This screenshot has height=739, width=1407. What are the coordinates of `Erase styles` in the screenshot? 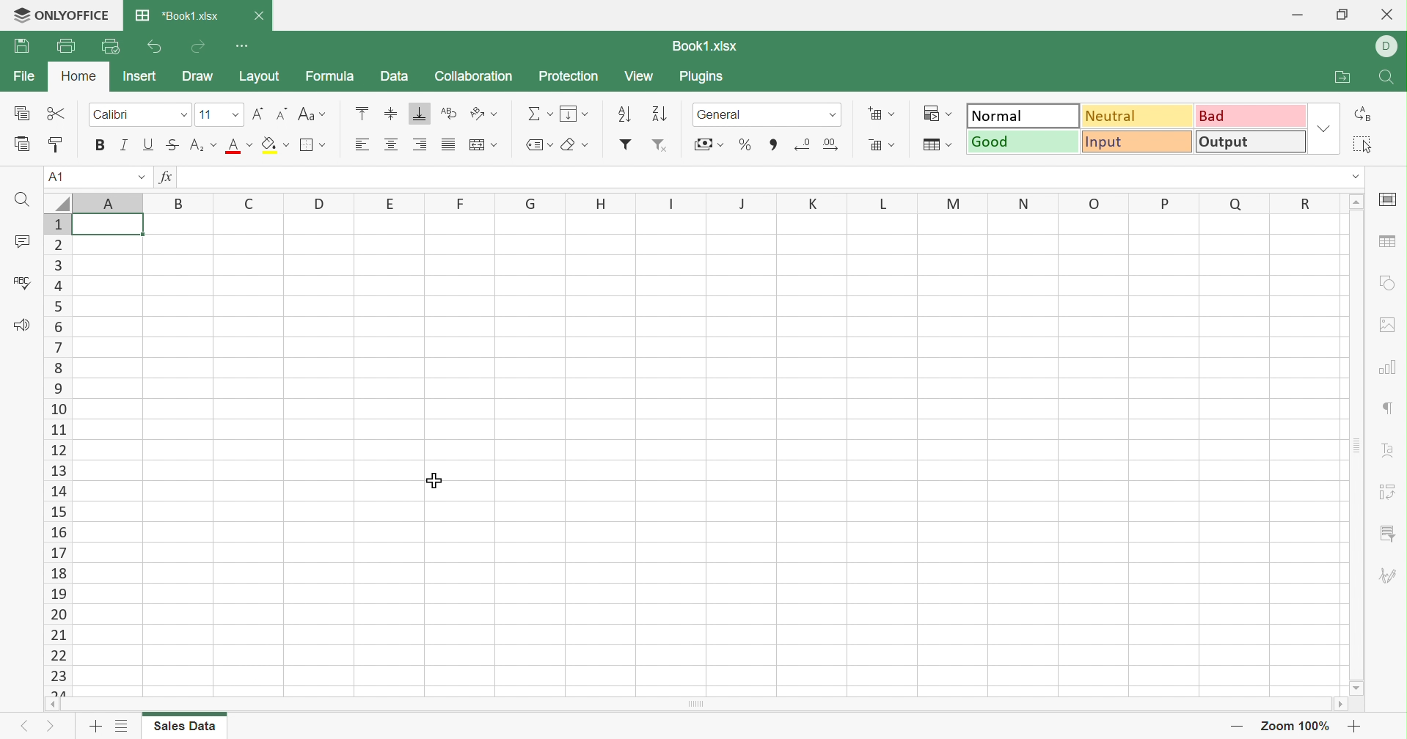 It's located at (582, 145).